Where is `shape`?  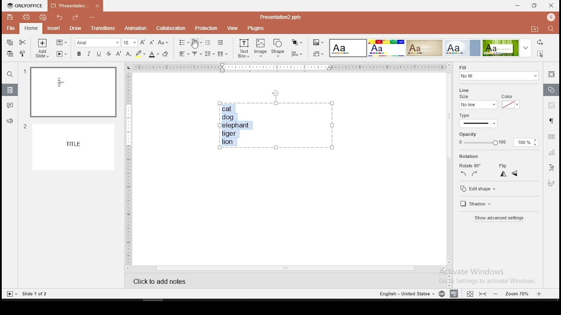
shape is located at coordinates (278, 48).